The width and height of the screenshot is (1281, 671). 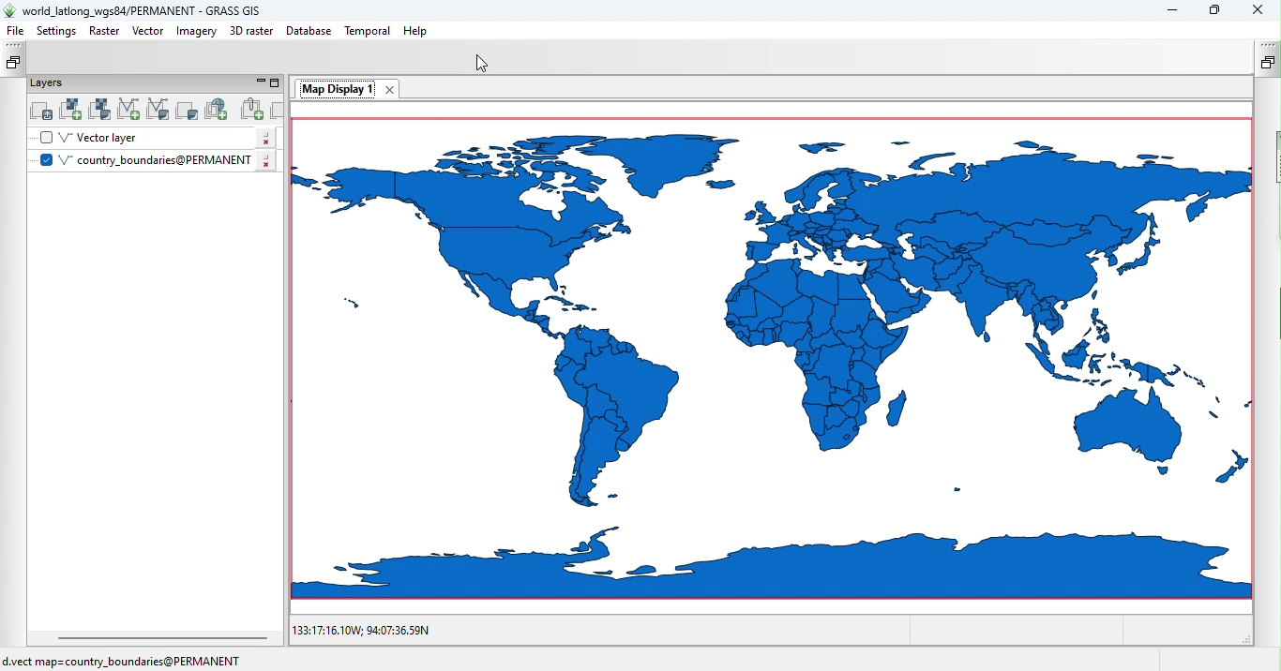 What do you see at coordinates (70, 109) in the screenshot?
I see `Add raster map layer` at bounding box center [70, 109].